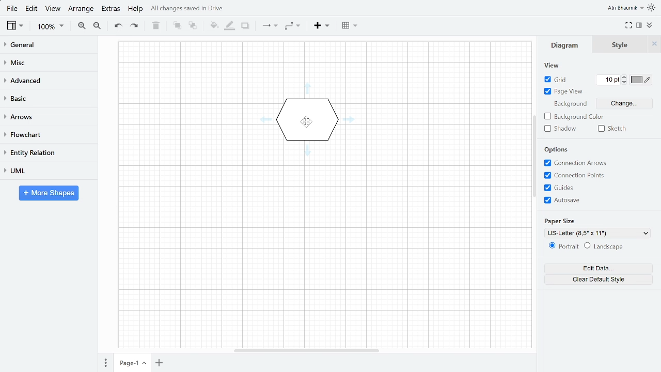 The height and width of the screenshot is (372, 661). I want to click on Background colour, so click(574, 117).